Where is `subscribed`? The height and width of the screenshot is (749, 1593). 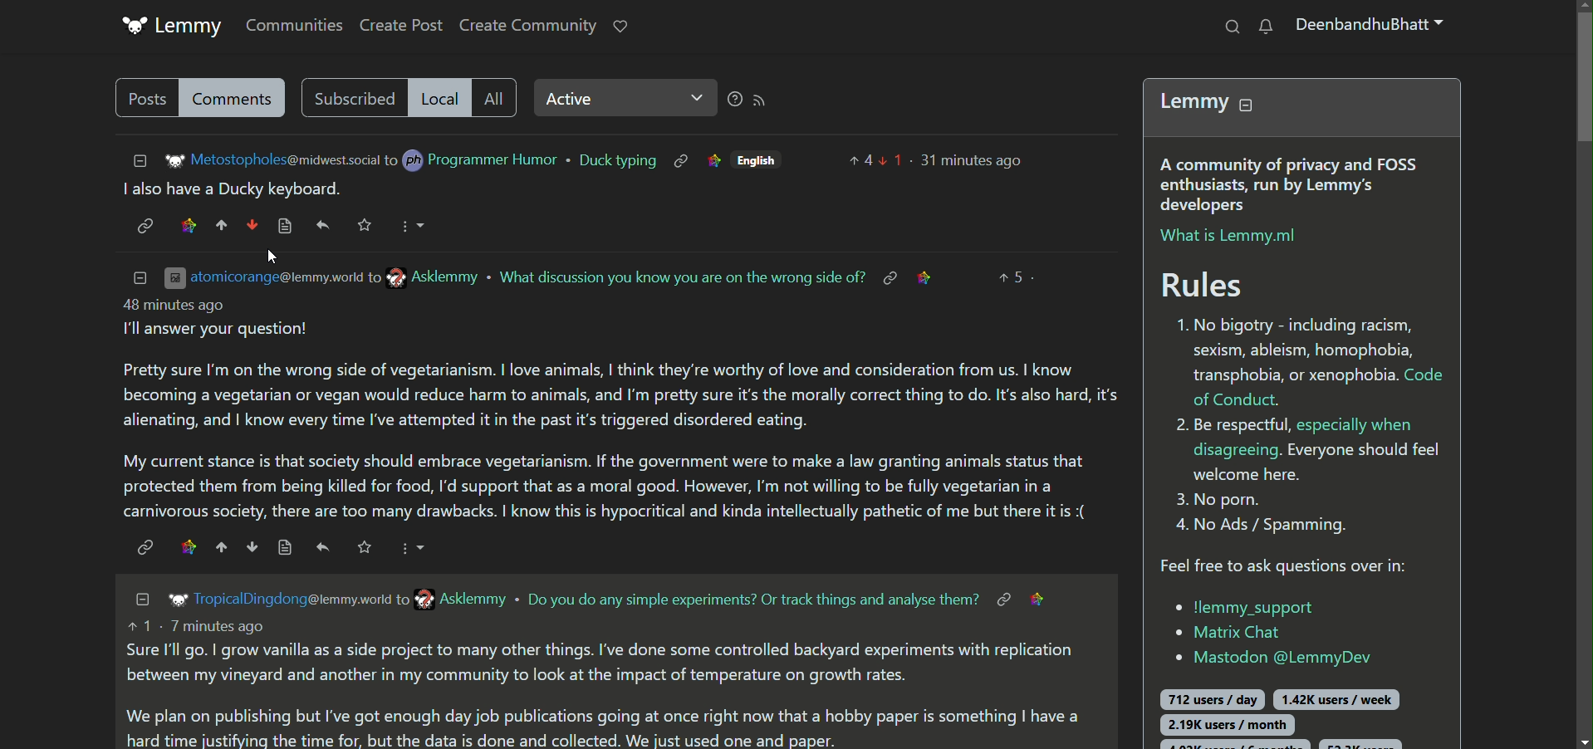 subscribed is located at coordinates (350, 97).